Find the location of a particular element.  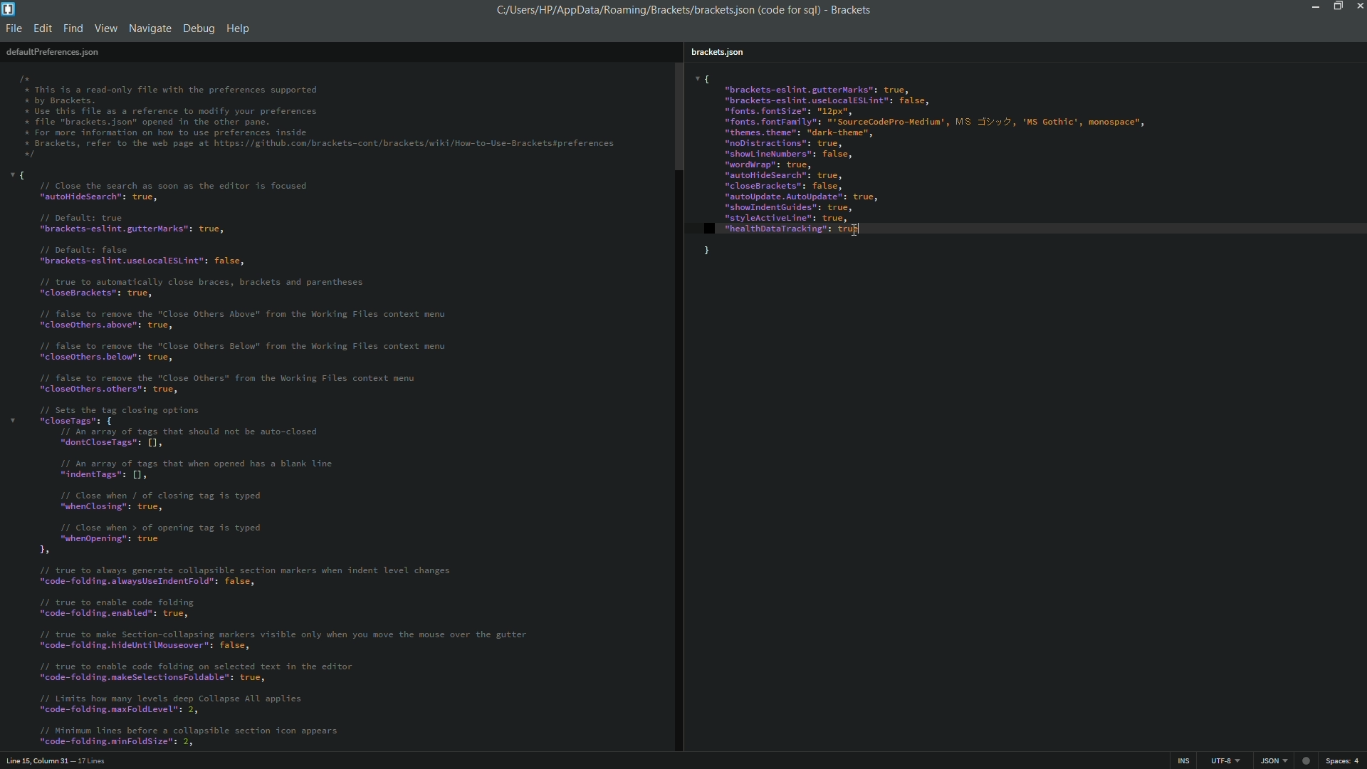

Minimize is located at coordinates (1313, 6).